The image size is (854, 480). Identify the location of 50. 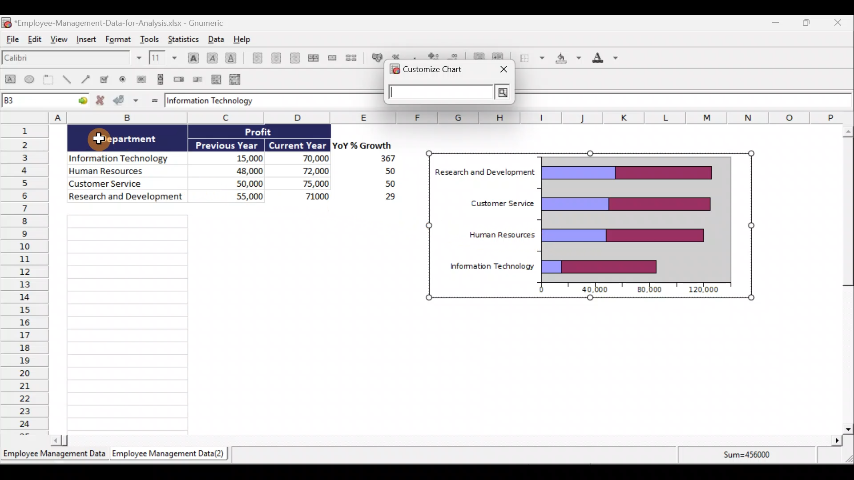
(378, 172).